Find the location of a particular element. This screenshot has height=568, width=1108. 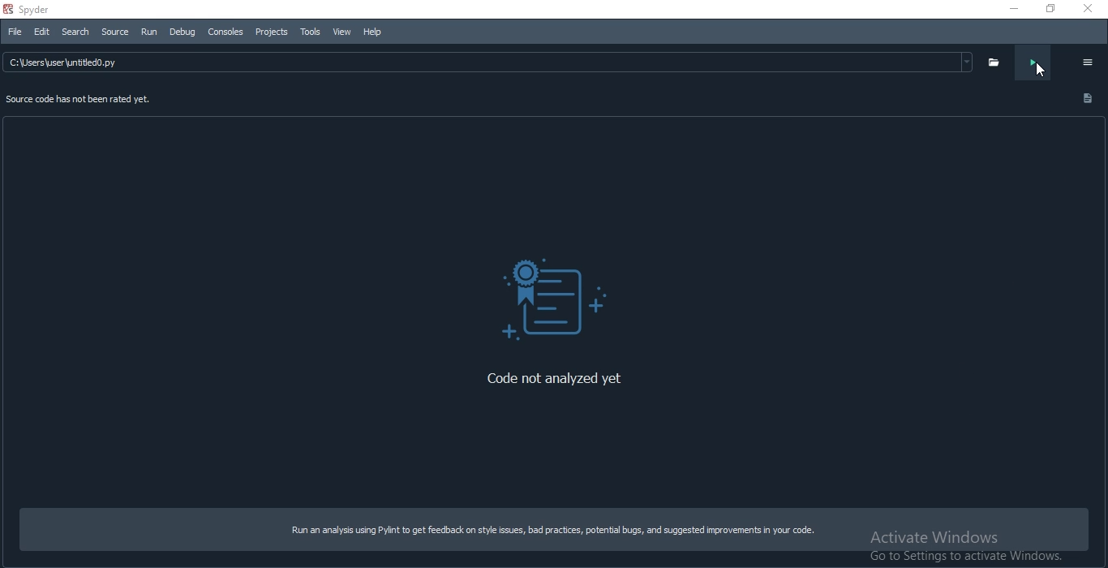

analyse is located at coordinates (1037, 63).